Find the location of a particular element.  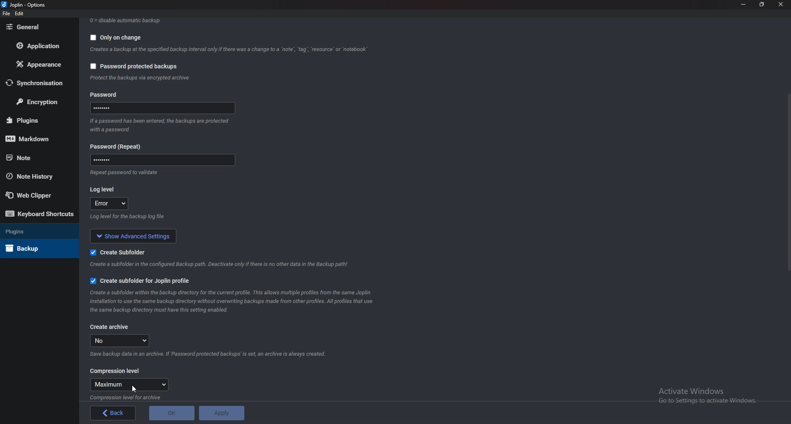

file is located at coordinates (7, 14).